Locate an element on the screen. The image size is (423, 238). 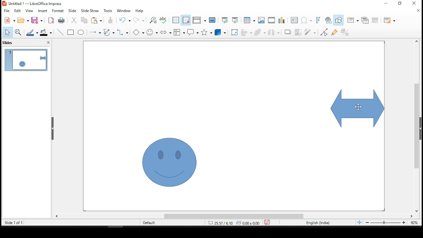
insert audio or video is located at coordinates (272, 20).